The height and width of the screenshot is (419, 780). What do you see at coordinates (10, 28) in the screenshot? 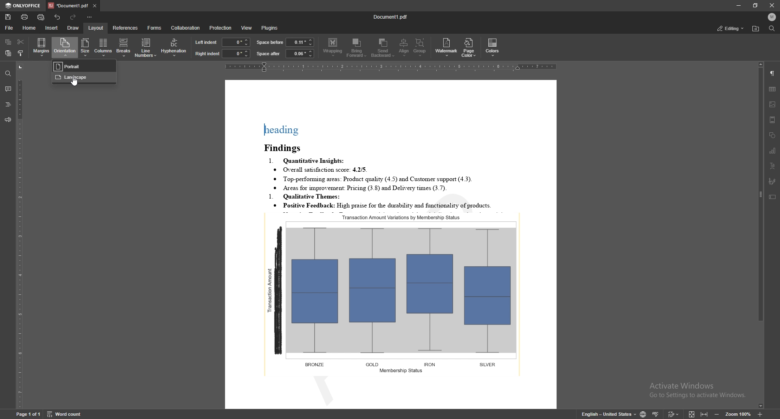
I see `file` at bounding box center [10, 28].